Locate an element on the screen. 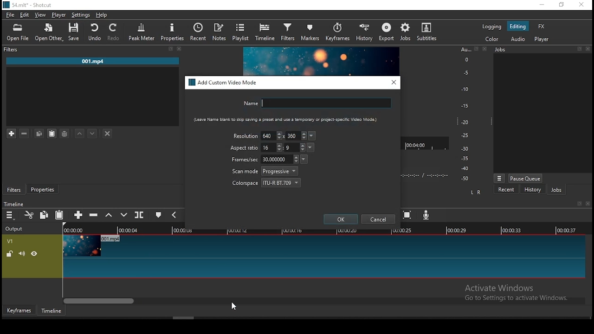  overwrite is located at coordinates (125, 215).